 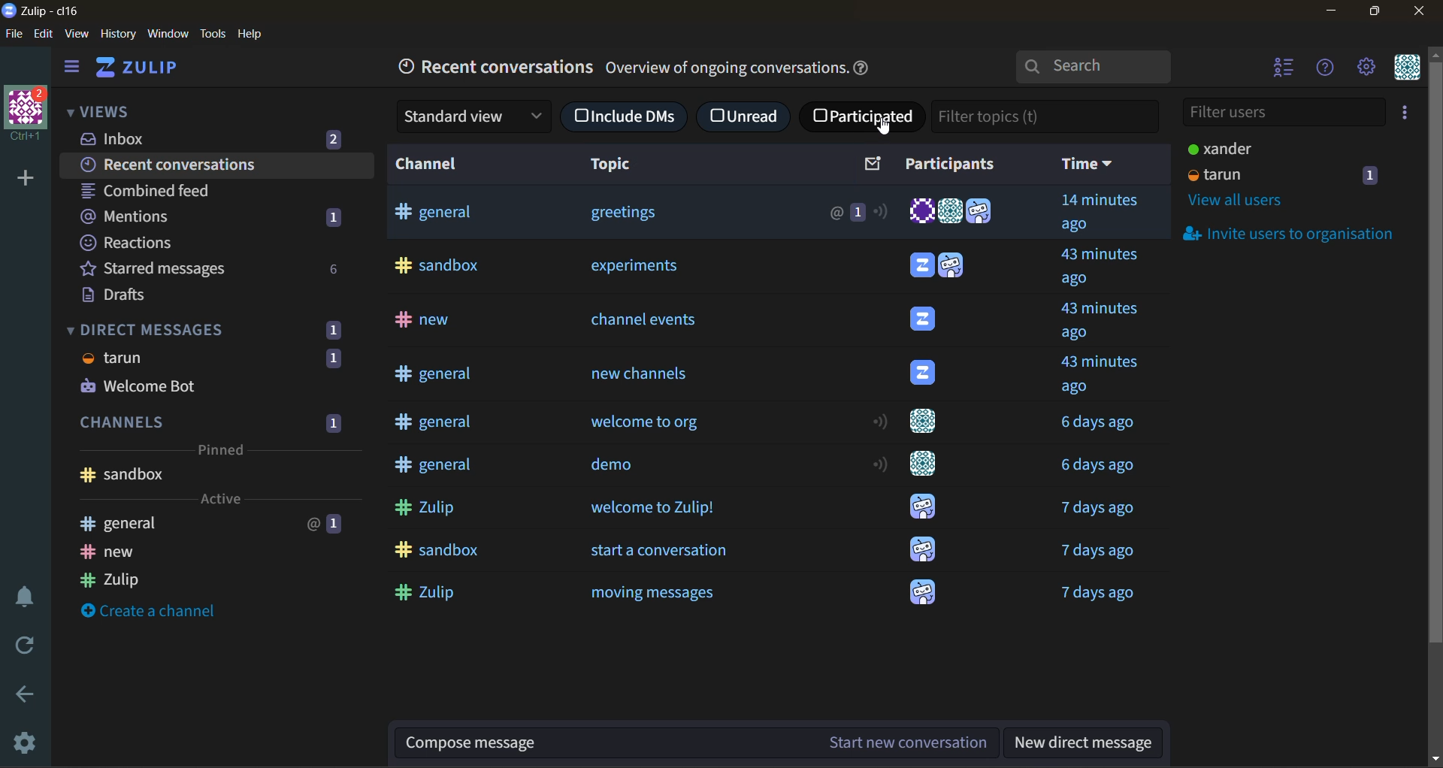 I want to click on 1 message, so click(x=1372, y=176).